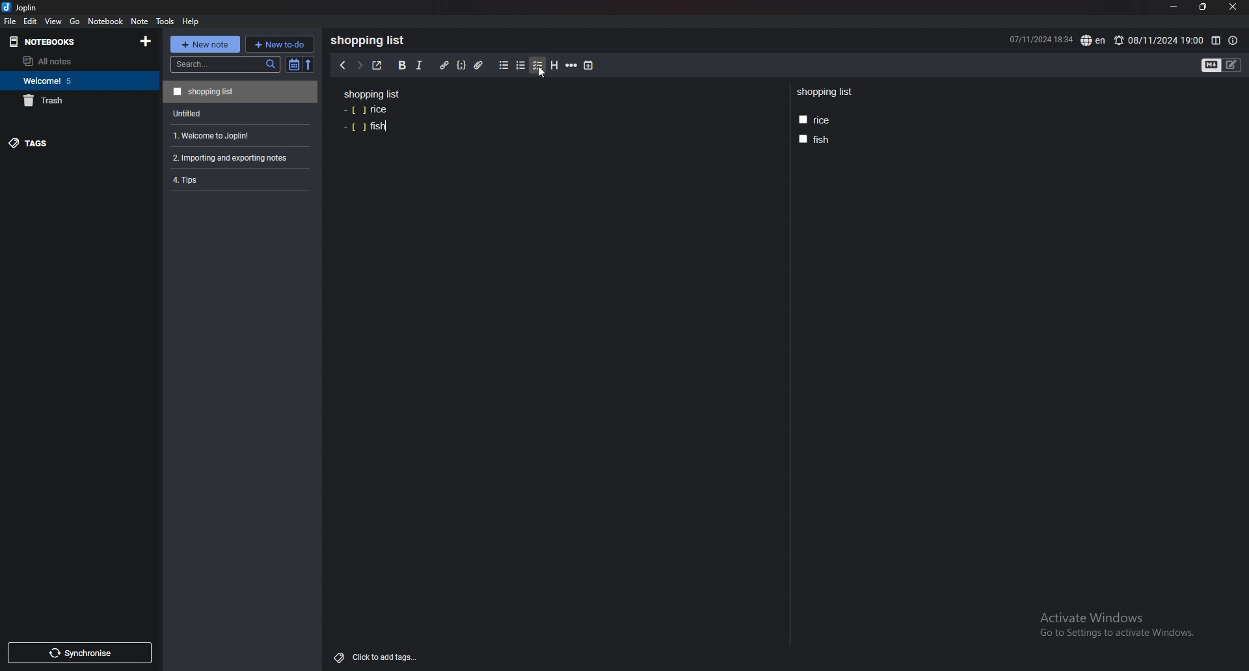  I want to click on reverse sort order, so click(311, 64).